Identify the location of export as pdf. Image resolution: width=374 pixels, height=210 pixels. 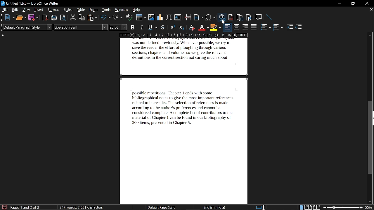
(44, 18).